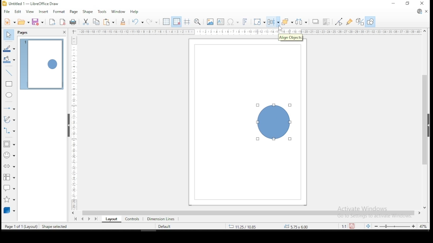 The width and height of the screenshot is (433, 243). What do you see at coordinates (8, 130) in the screenshot?
I see `connectors` at bounding box center [8, 130].